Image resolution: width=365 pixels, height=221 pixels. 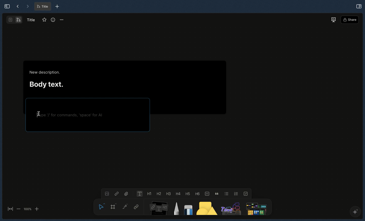 I want to click on Numbered list, so click(x=236, y=193).